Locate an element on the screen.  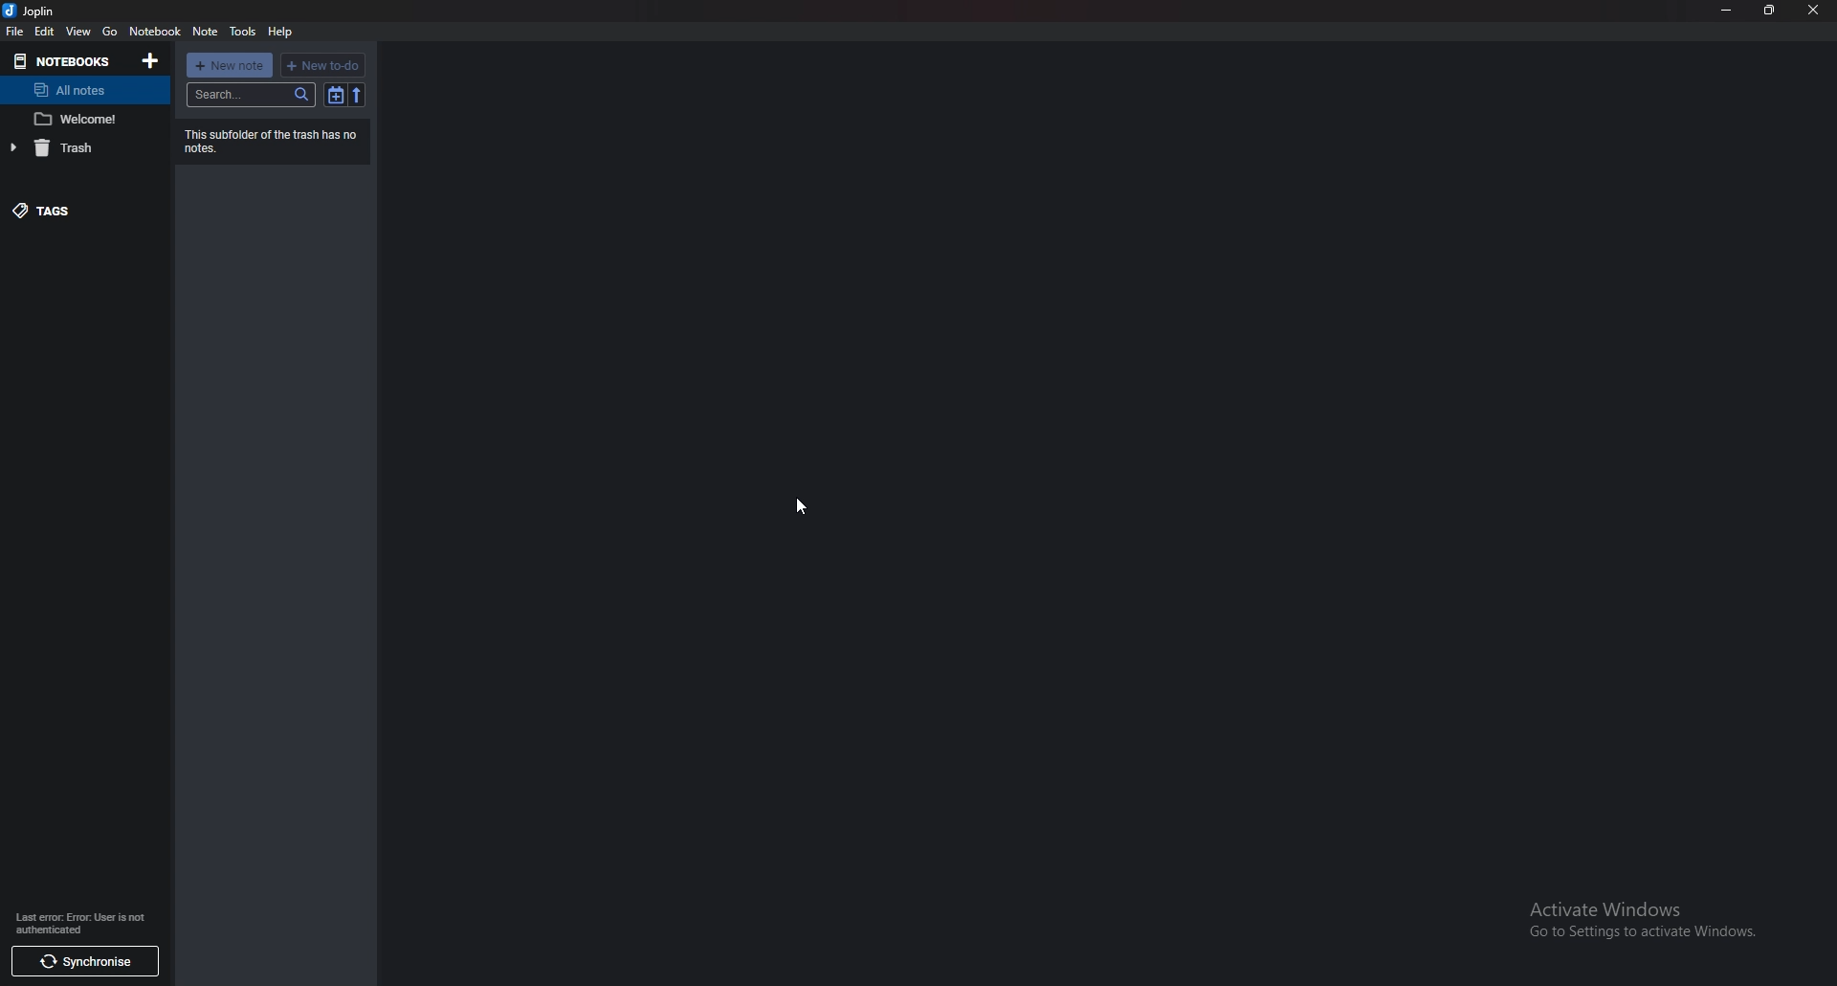
Notebook is located at coordinates (155, 32).